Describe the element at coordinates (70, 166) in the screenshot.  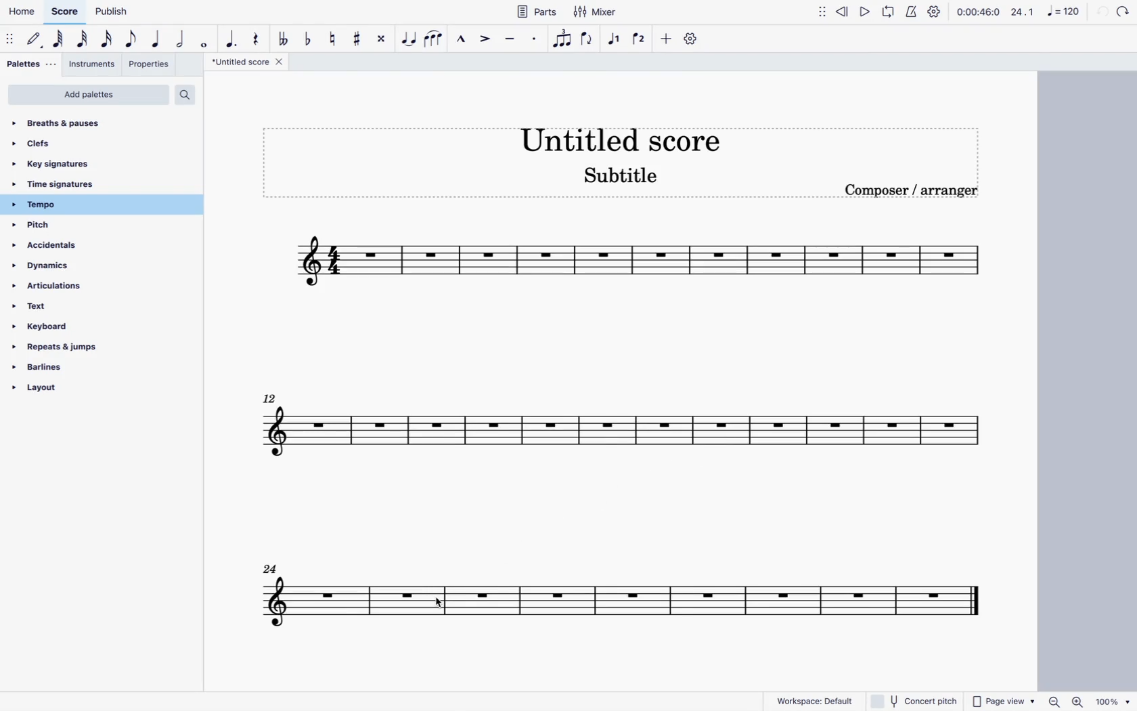
I see `key signatures` at that location.